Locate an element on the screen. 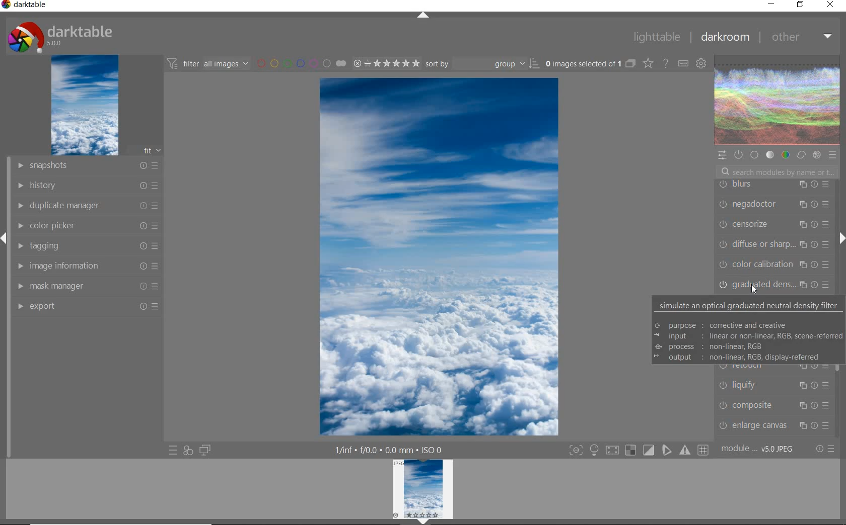  TAGGING is located at coordinates (90, 245).